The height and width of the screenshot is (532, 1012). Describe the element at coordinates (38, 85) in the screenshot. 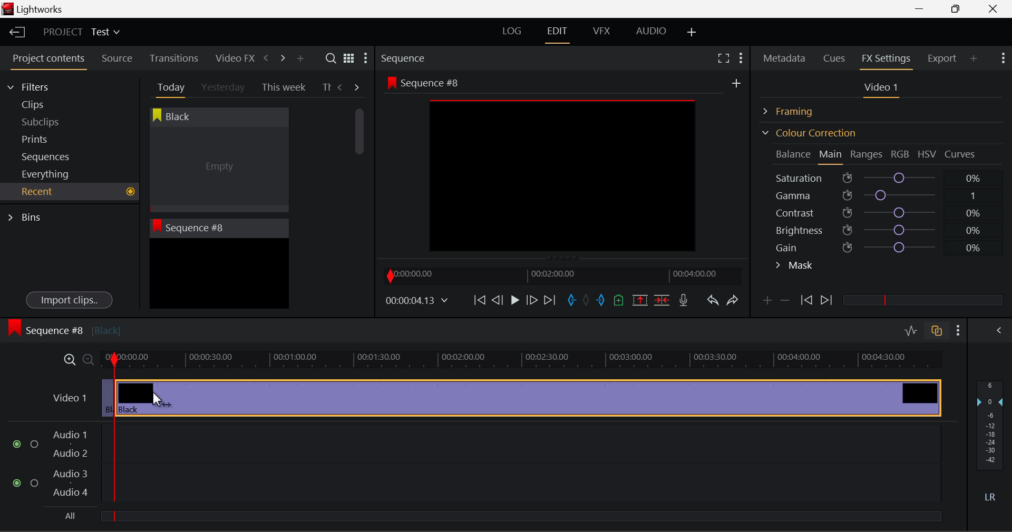

I see `Filters` at that location.